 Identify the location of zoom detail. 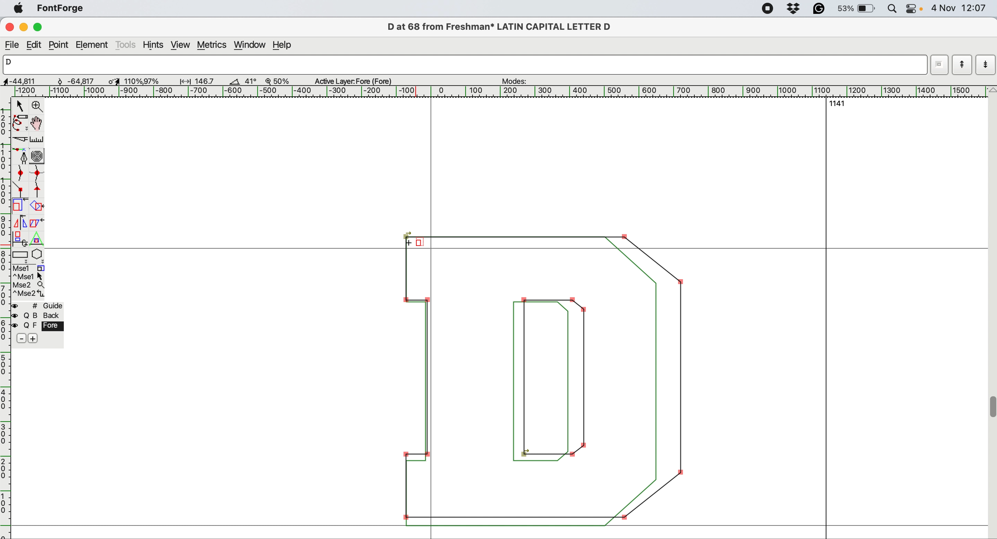
(274, 81).